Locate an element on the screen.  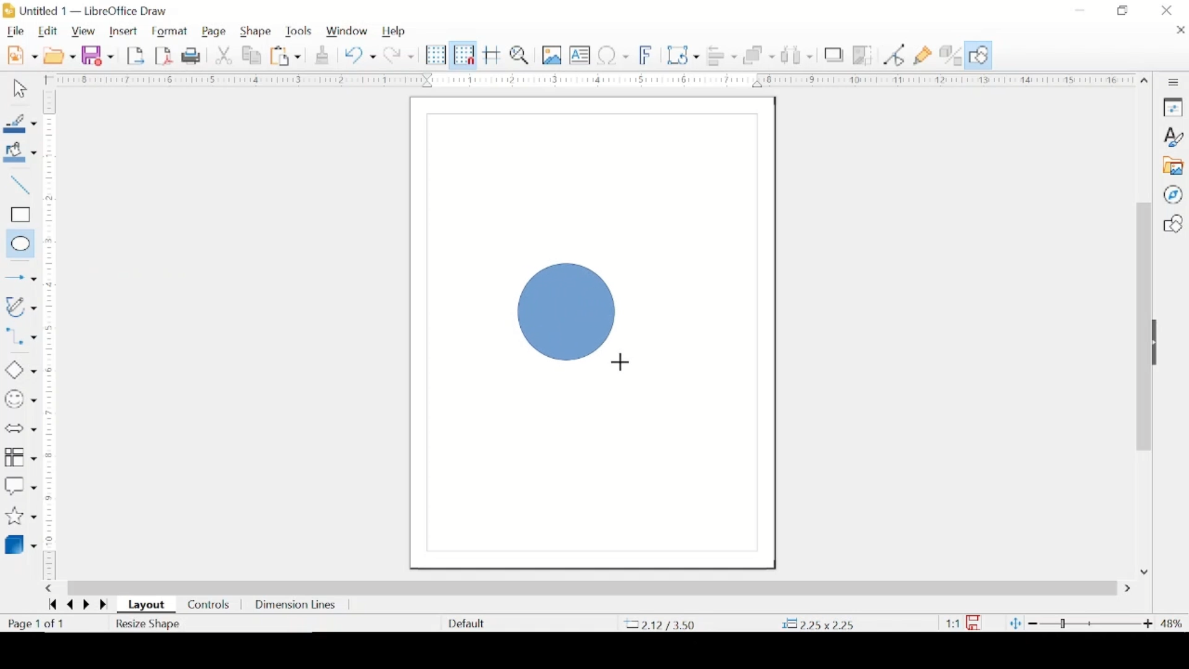
format is located at coordinates (172, 30).